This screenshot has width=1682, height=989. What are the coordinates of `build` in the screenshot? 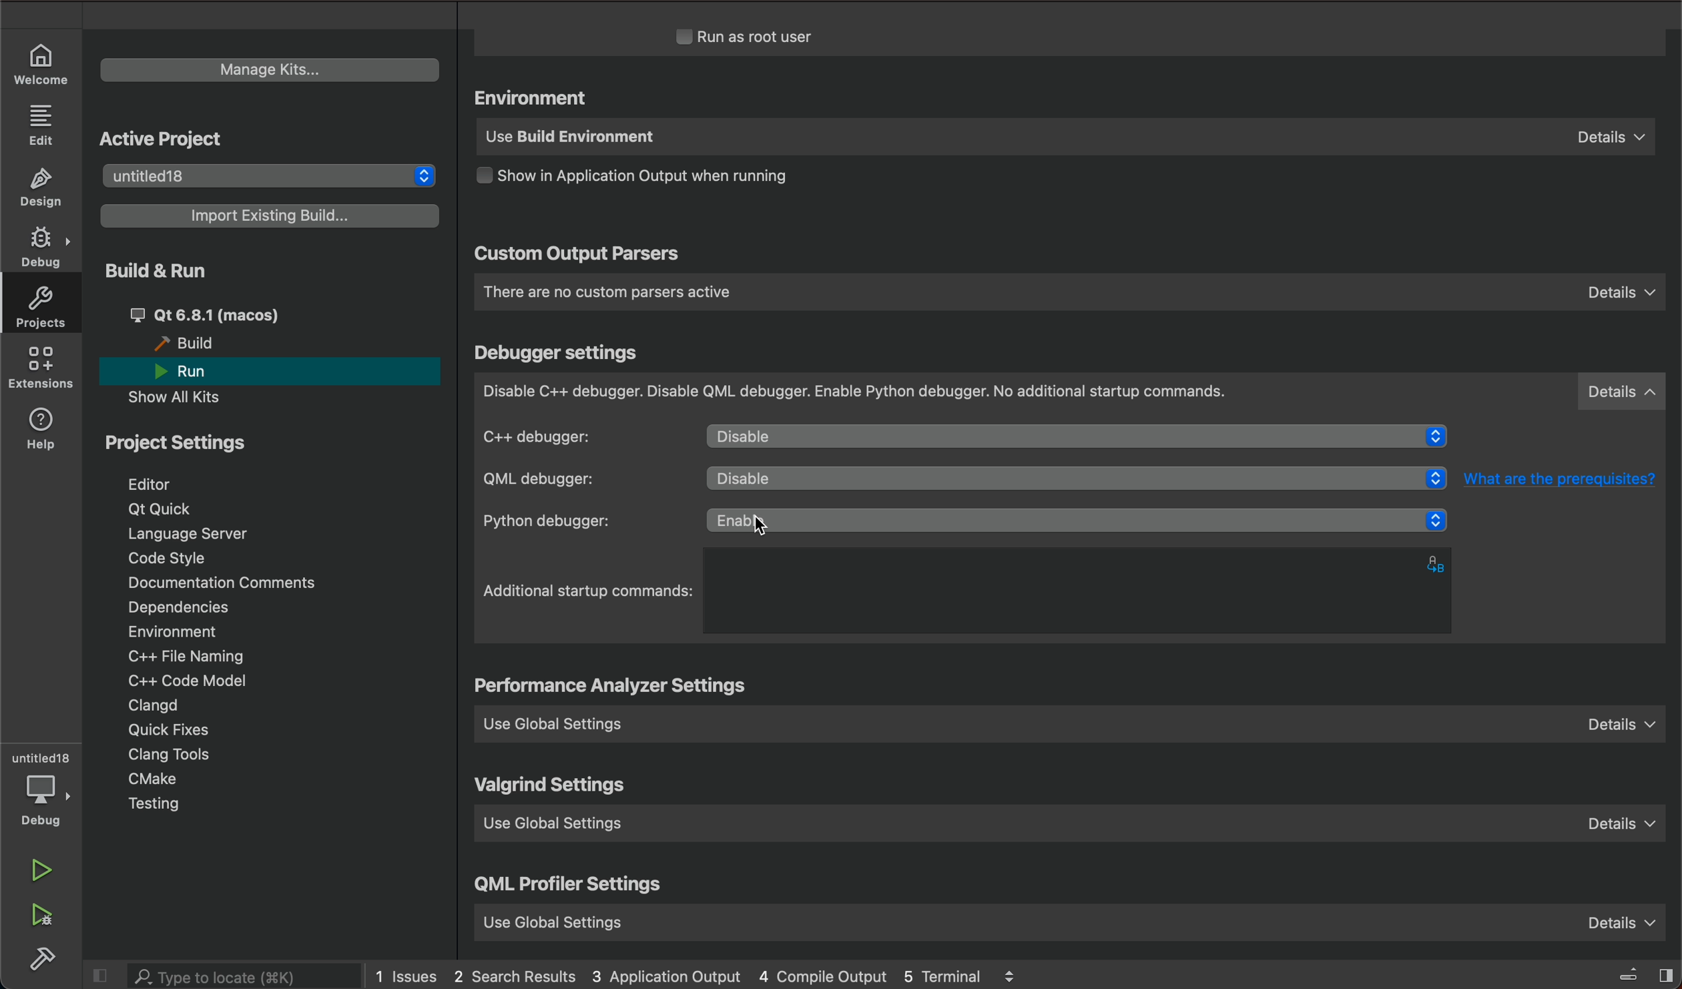 It's located at (45, 959).